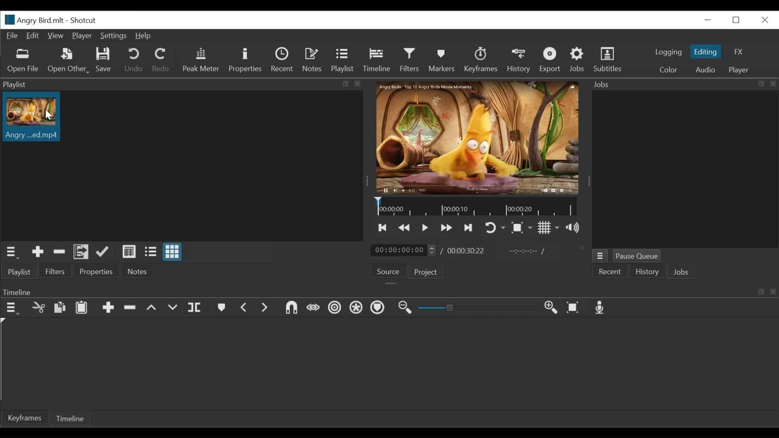 The image size is (779, 438). I want to click on lift, so click(153, 309).